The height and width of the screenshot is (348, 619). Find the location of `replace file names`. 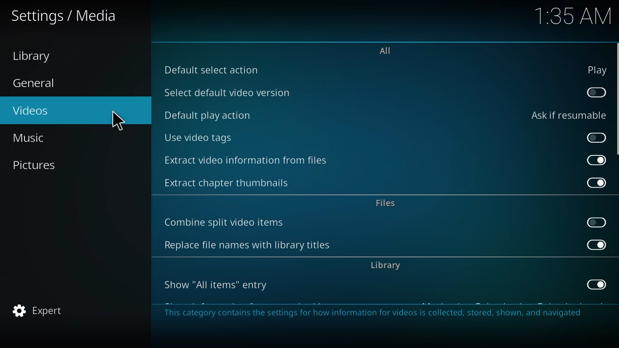

replace file names is located at coordinates (246, 246).